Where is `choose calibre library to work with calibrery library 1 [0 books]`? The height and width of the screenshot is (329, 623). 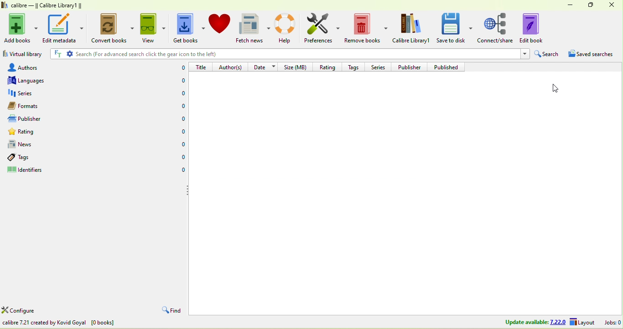
choose calibre library to work with calibrery library 1 [0 books] is located at coordinates (90, 324).